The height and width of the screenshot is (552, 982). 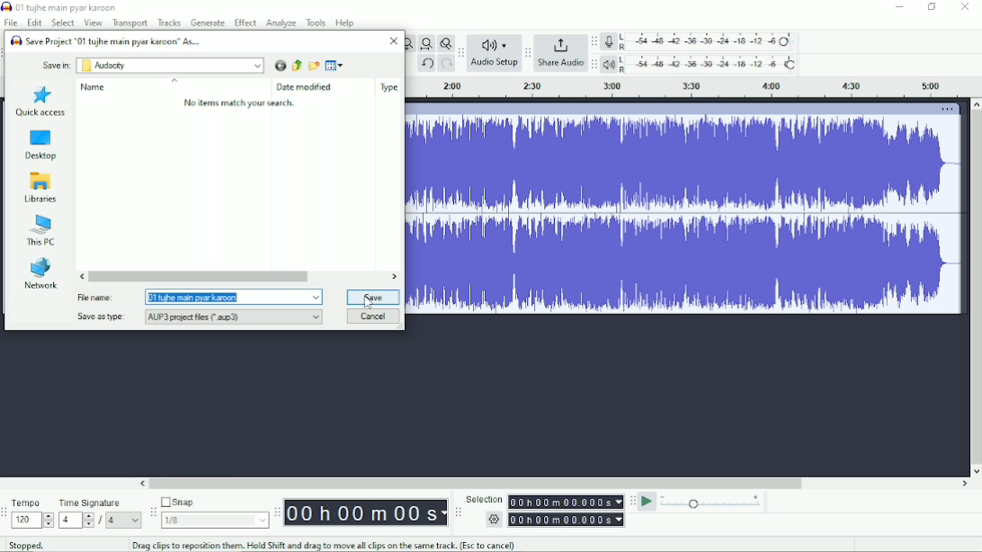 I want to click on Audacity time signature toolbar, so click(x=6, y=512).